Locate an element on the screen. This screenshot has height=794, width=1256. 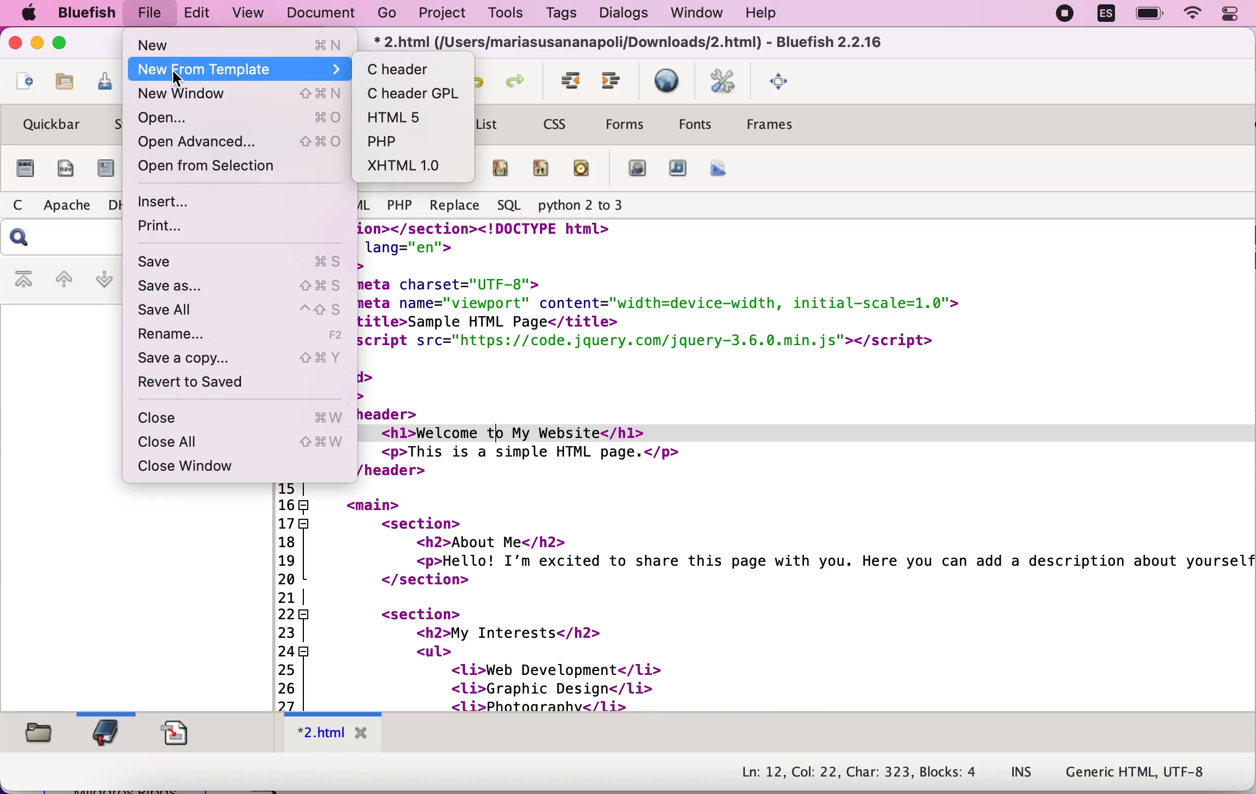
save a copy is located at coordinates (246, 358).